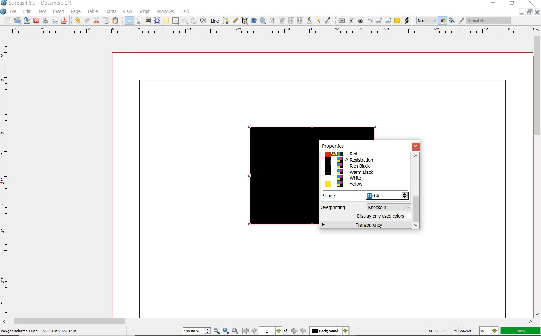  Describe the element at coordinates (521, 14) in the screenshot. I see `MINIMIZE` at that location.